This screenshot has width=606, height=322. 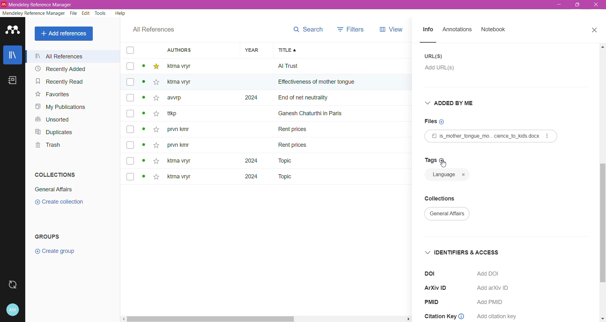 What do you see at coordinates (346, 50) in the screenshot?
I see `Title` at bounding box center [346, 50].